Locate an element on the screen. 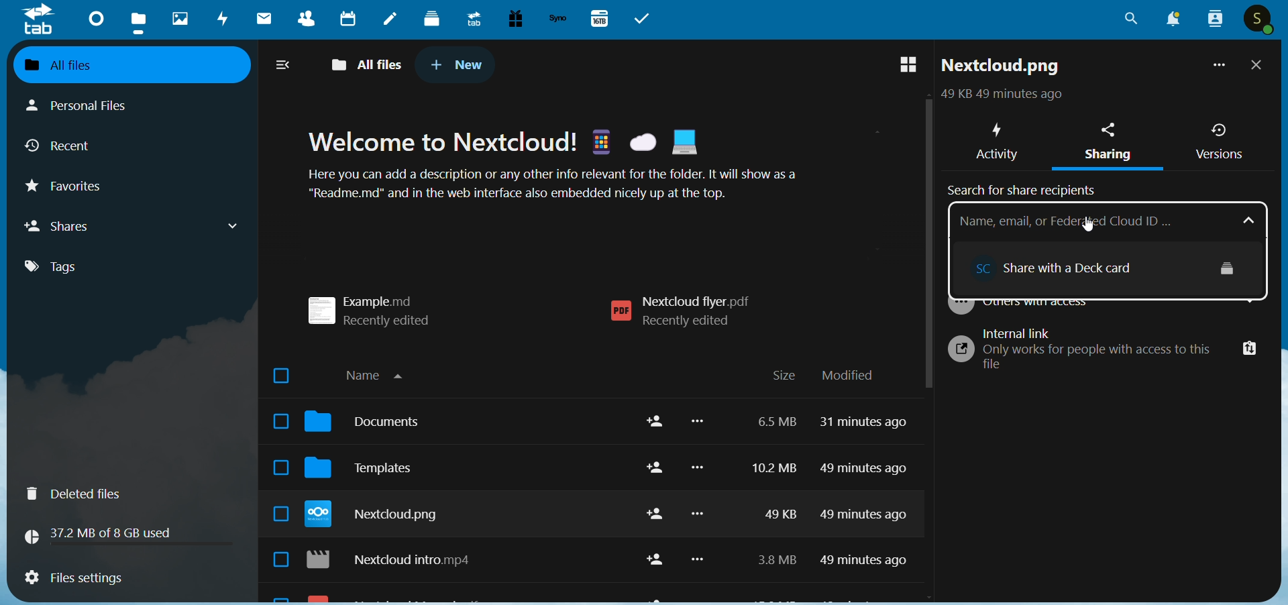 This screenshot has width=1288, height=605. activity is located at coordinates (224, 21).